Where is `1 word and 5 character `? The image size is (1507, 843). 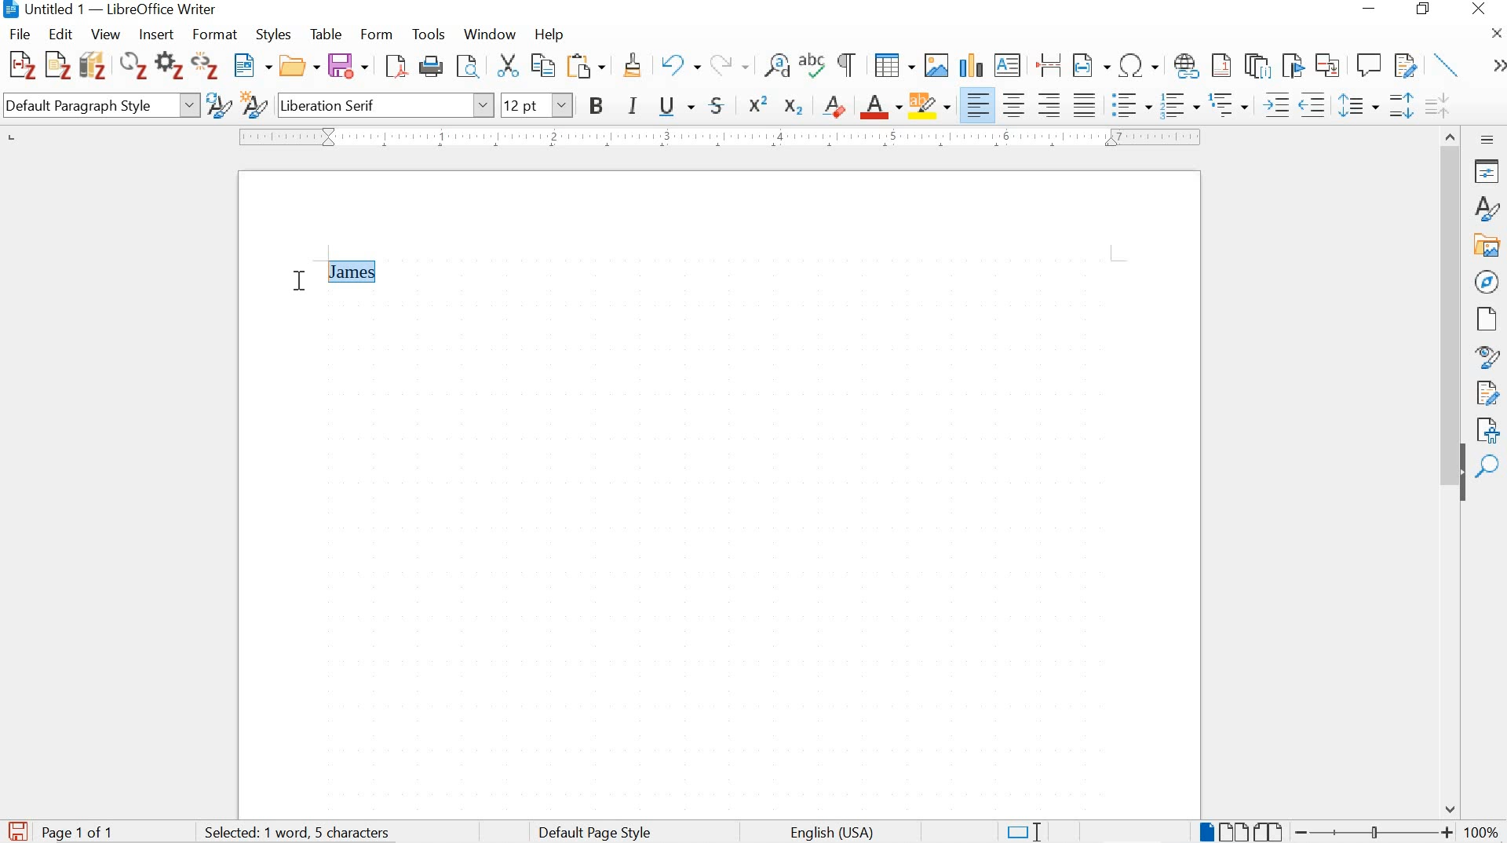
1 word and 5 character  is located at coordinates (302, 833).